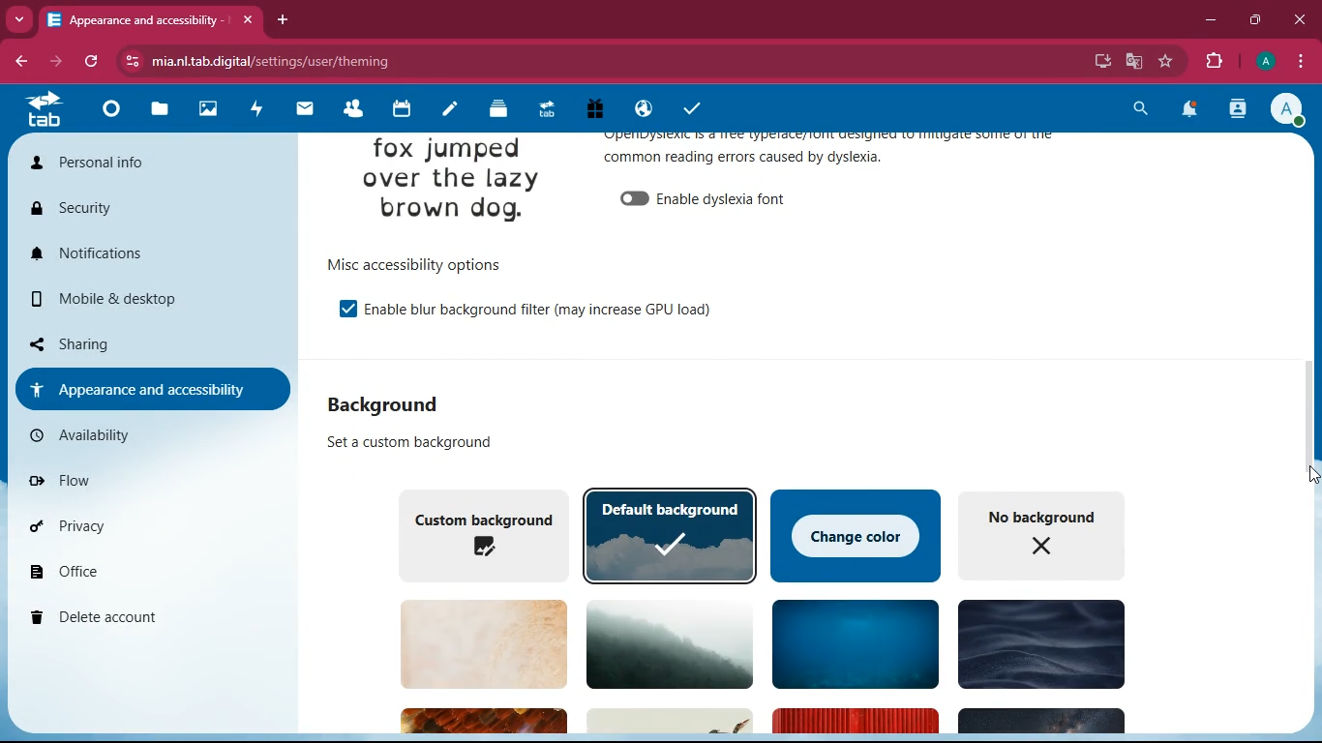 The height and width of the screenshot is (743, 1322). What do you see at coordinates (149, 486) in the screenshot?
I see `flow` at bounding box center [149, 486].